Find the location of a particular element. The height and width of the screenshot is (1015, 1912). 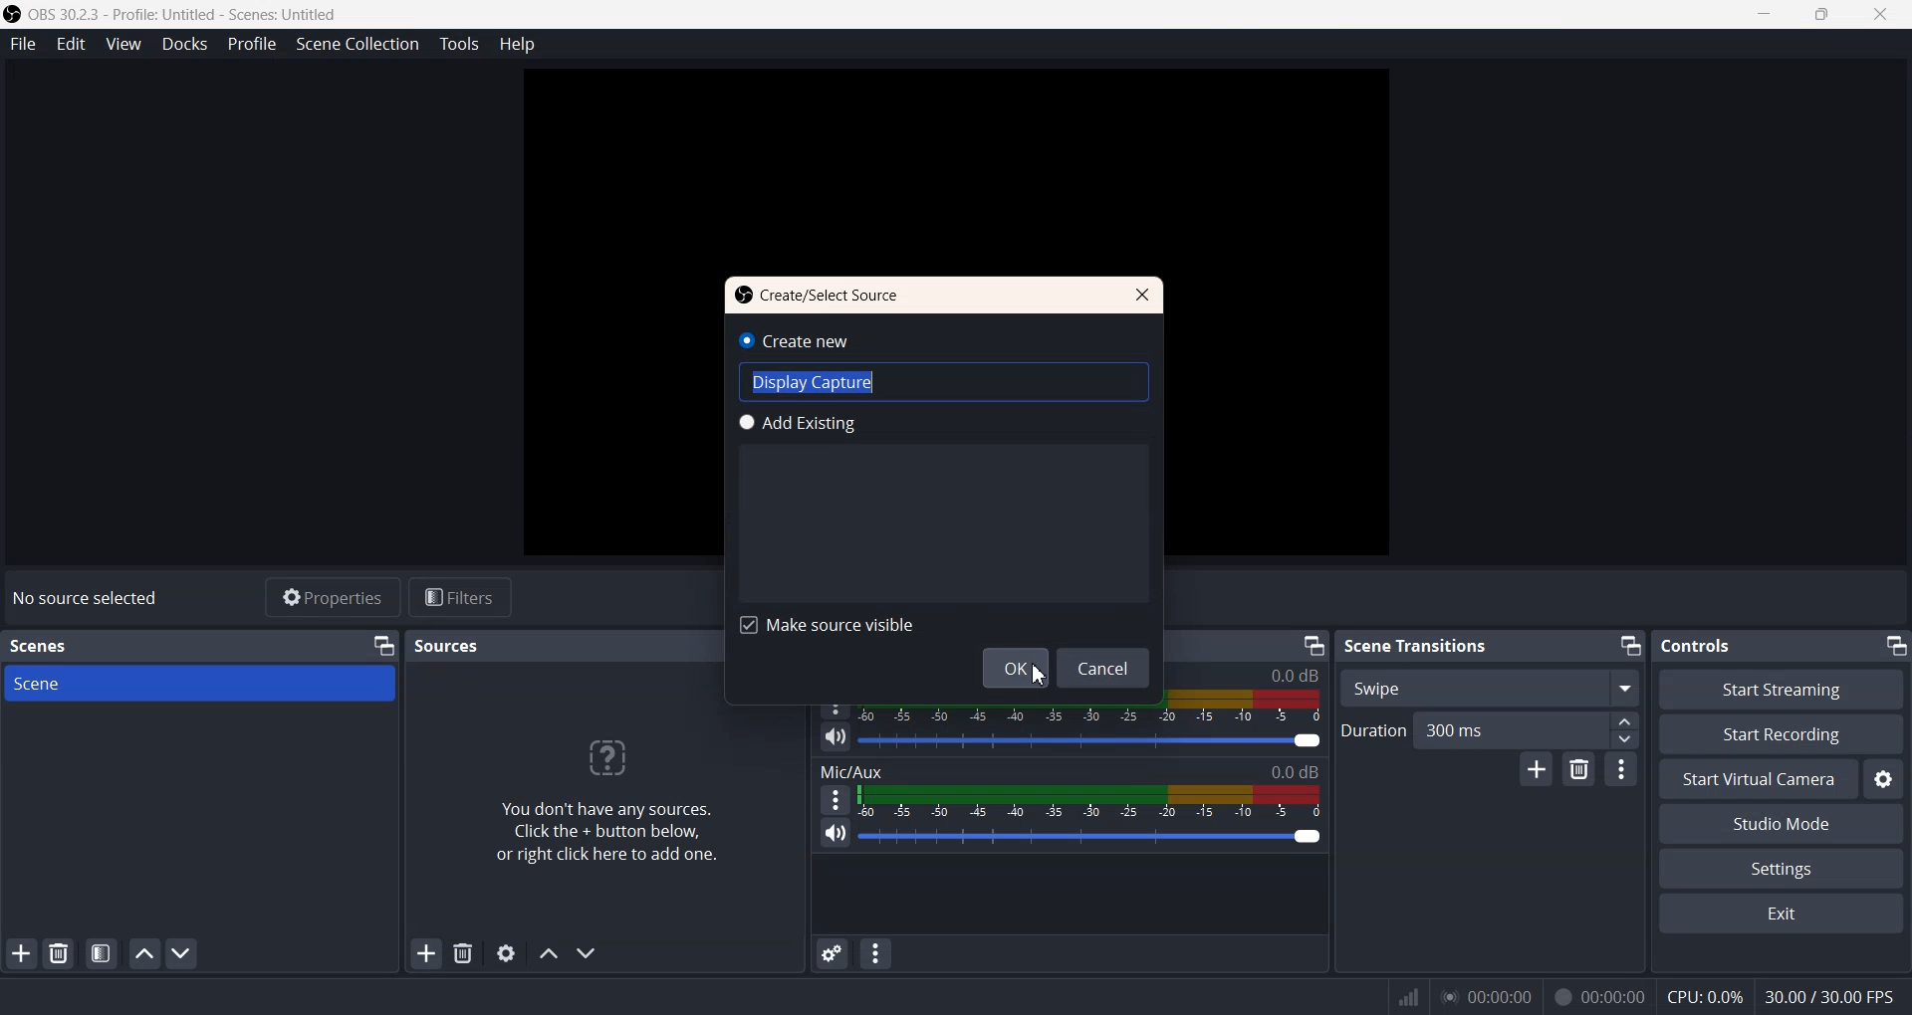

Move scene Up is located at coordinates (144, 954).